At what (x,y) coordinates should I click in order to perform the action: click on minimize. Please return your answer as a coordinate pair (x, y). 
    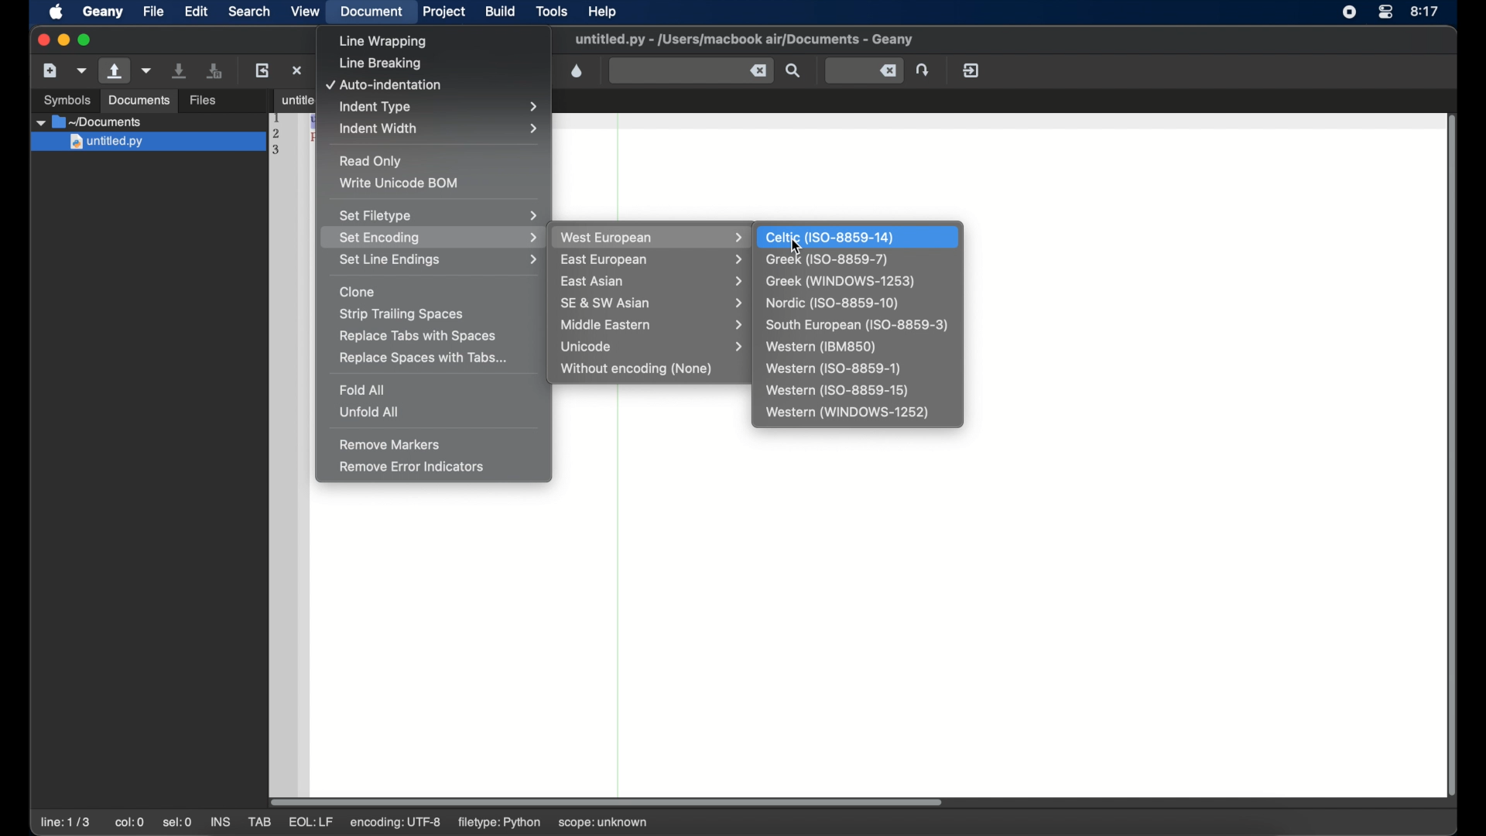
    Looking at the image, I should click on (63, 40).